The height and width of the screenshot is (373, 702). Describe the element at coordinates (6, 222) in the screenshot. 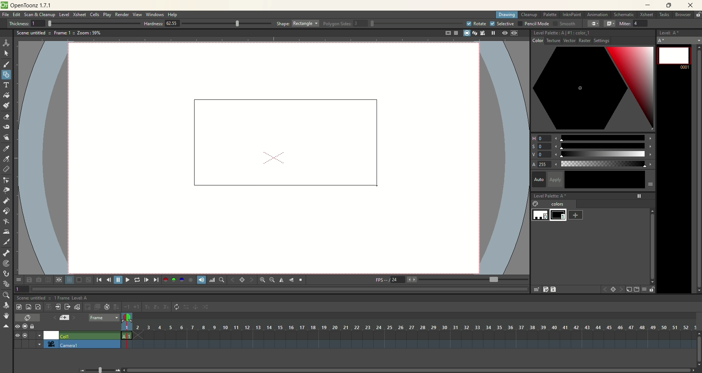

I see `bender` at that location.